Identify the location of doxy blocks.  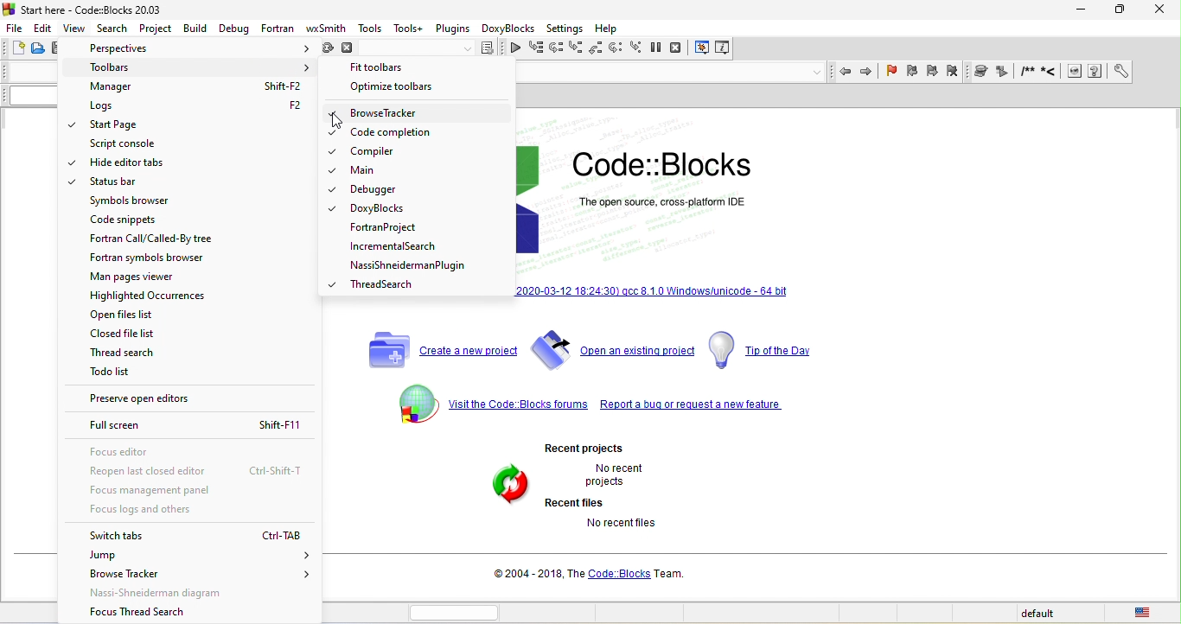
(367, 210).